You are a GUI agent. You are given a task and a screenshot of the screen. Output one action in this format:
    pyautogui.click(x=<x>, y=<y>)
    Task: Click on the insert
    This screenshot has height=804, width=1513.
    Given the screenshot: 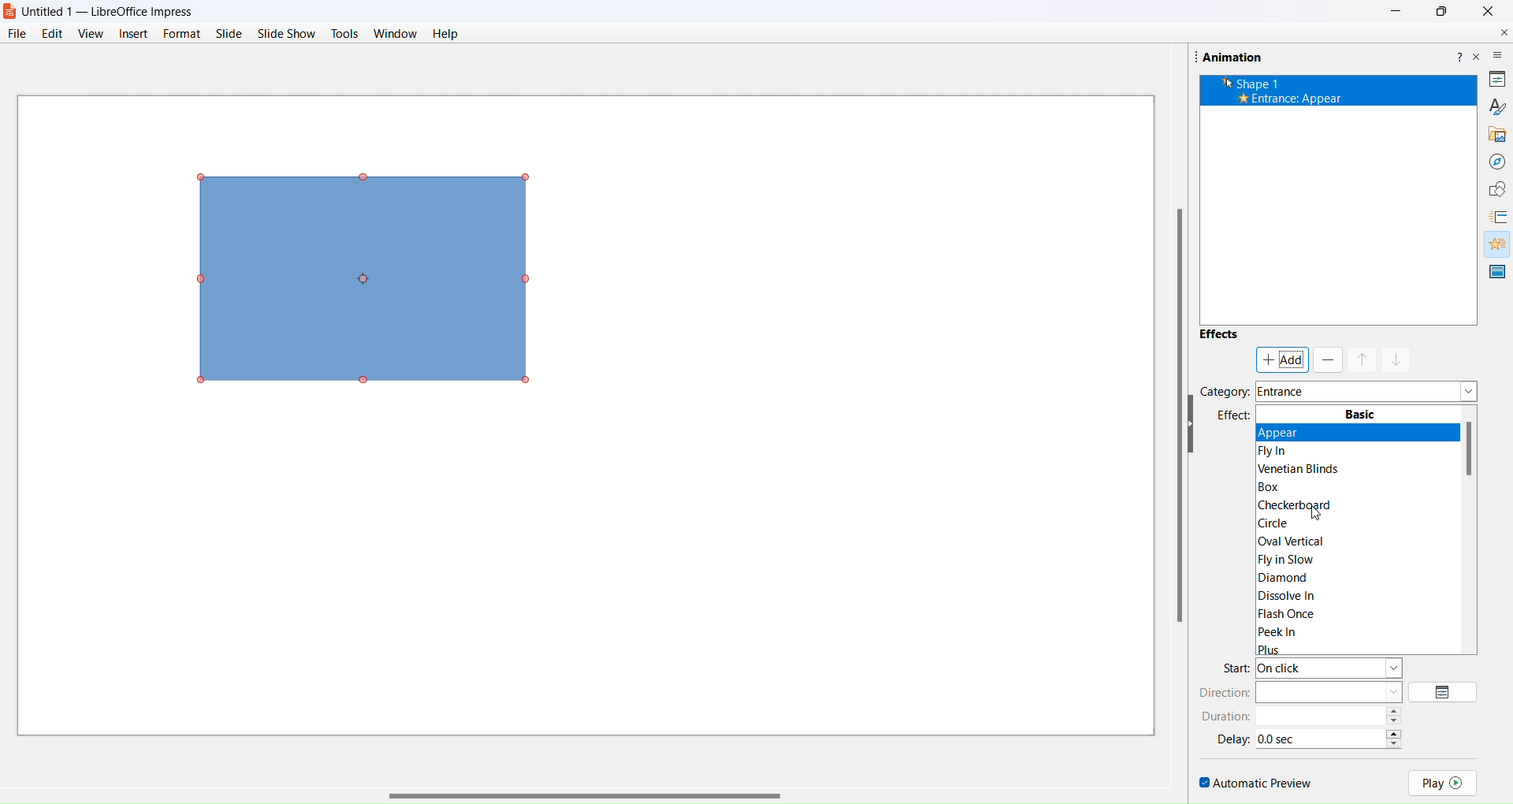 What is the action you would take?
    pyautogui.click(x=133, y=32)
    